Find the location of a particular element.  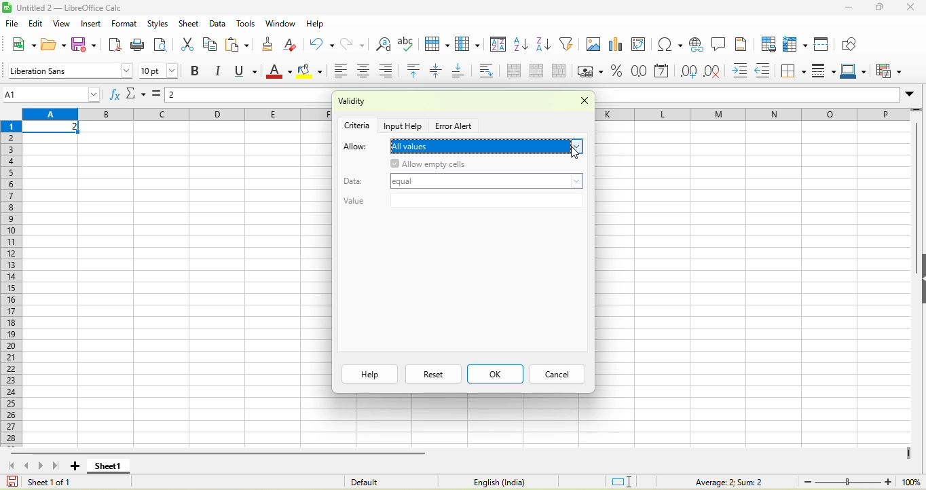

zoom percentage is located at coordinates (911, 481).